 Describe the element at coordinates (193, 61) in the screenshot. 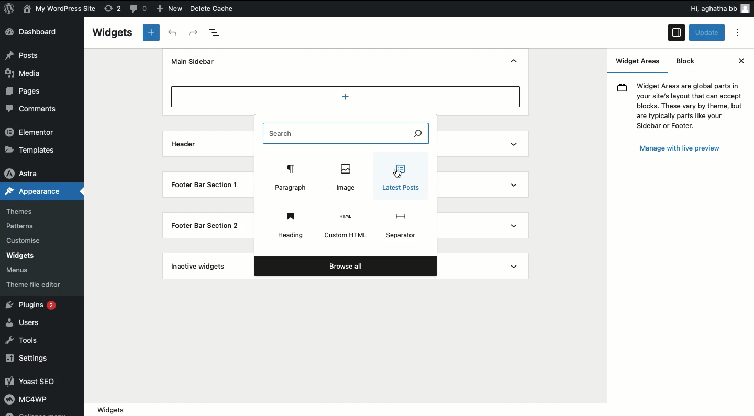

I see `Main sidebar` at that location.